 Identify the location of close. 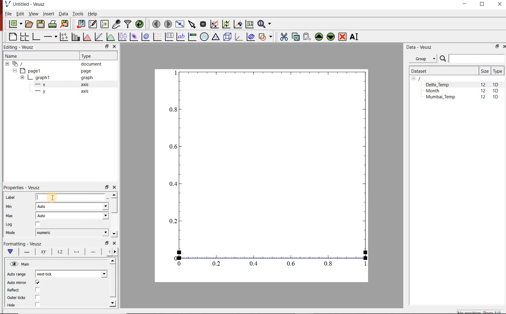
(114, 47).